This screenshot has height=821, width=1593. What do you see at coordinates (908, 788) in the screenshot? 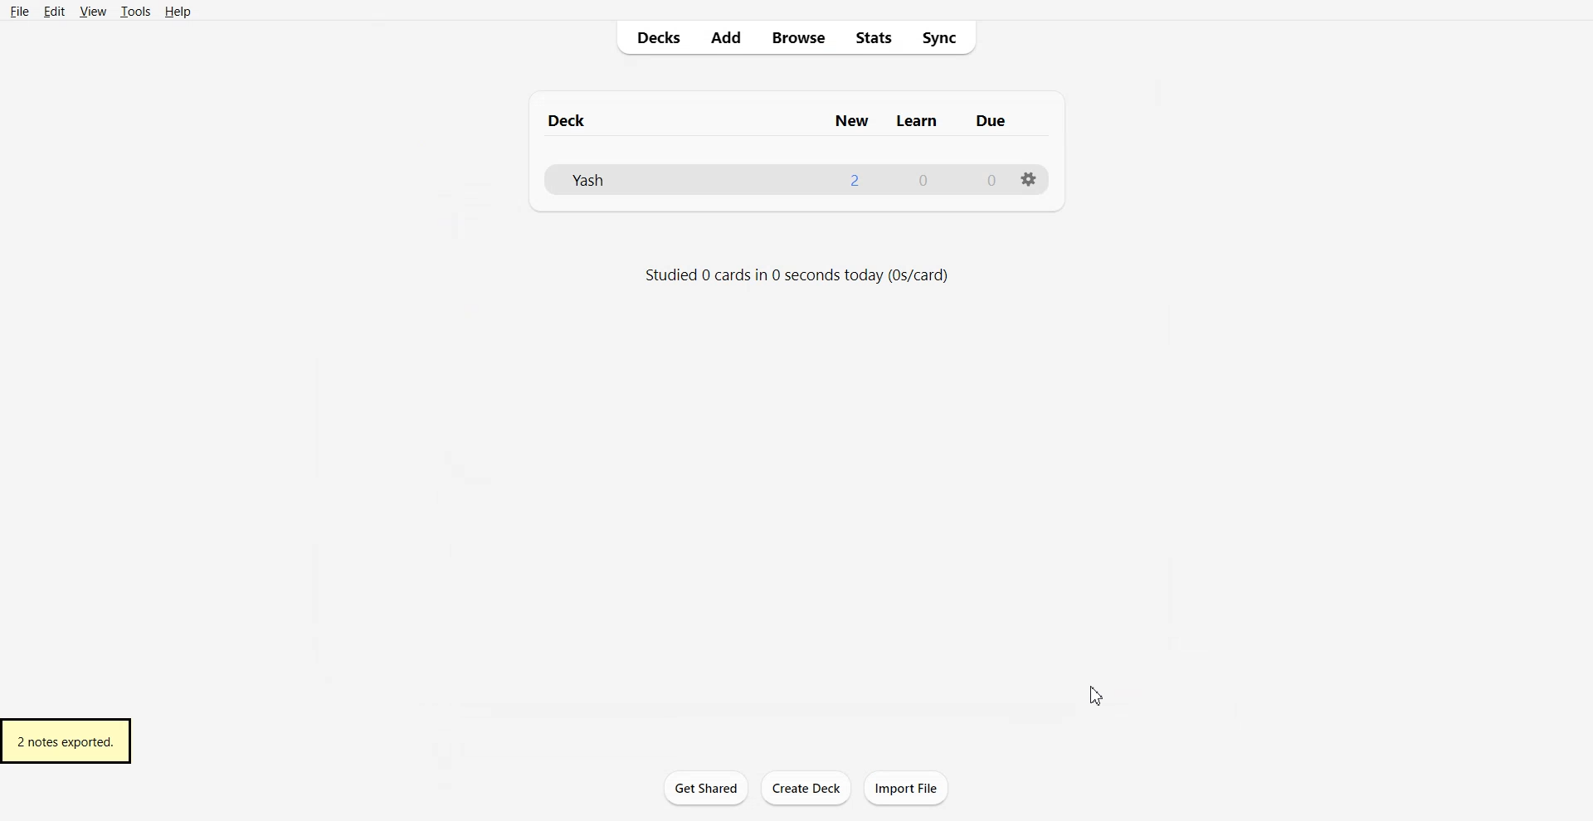
I see `Import File` at bounding box center [908, 788].